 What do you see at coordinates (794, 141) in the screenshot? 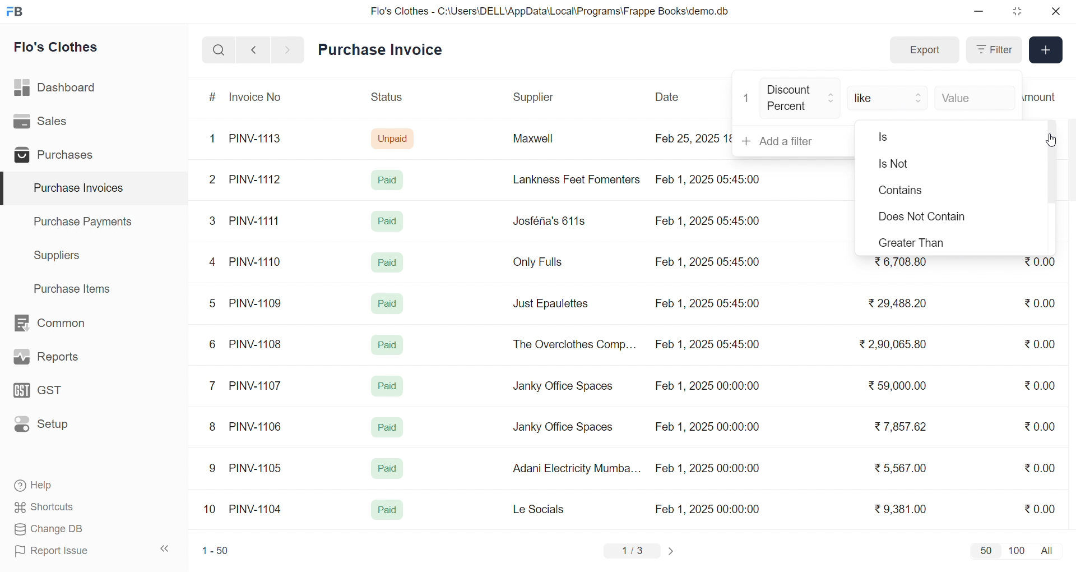
I see `+ Add a filter` at bounding box center [794, 141].